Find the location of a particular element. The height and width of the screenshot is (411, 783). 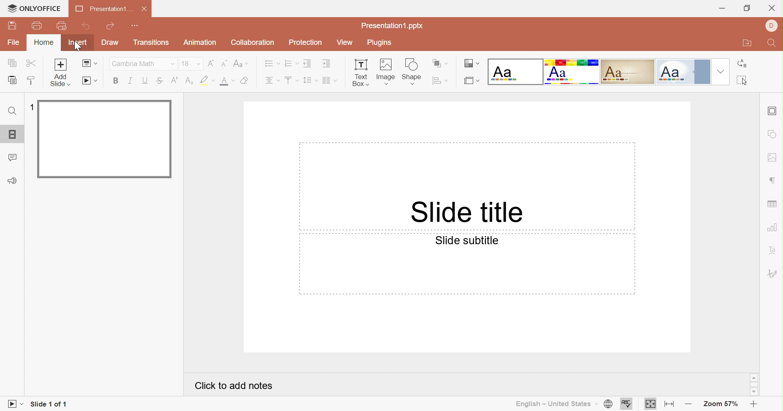

Add slide is located at coordinates (62, 64).